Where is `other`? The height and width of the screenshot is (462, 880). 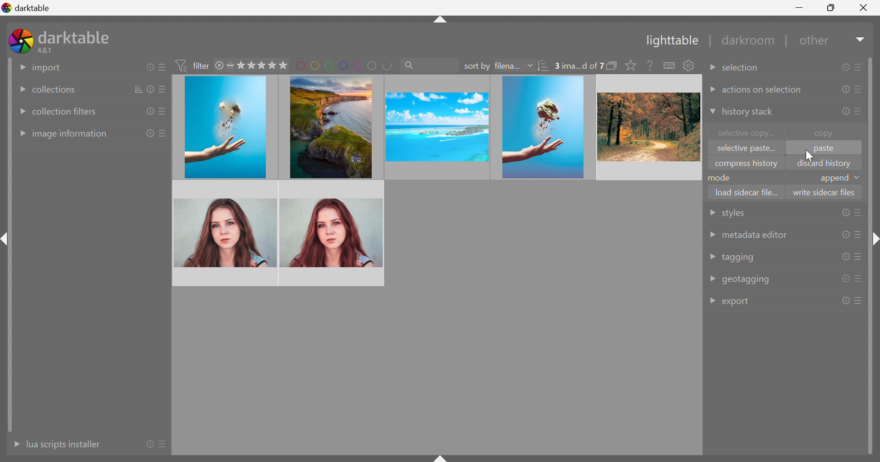
other is located at coordinates (816, 43).